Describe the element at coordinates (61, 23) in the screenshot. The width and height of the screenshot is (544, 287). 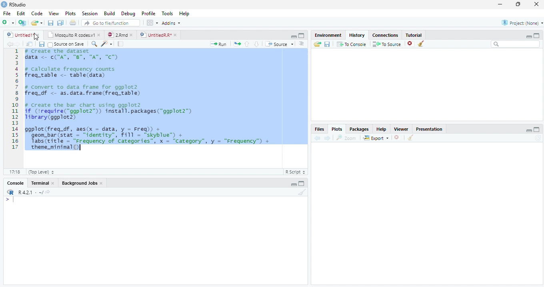
I see `Save all` at that location.